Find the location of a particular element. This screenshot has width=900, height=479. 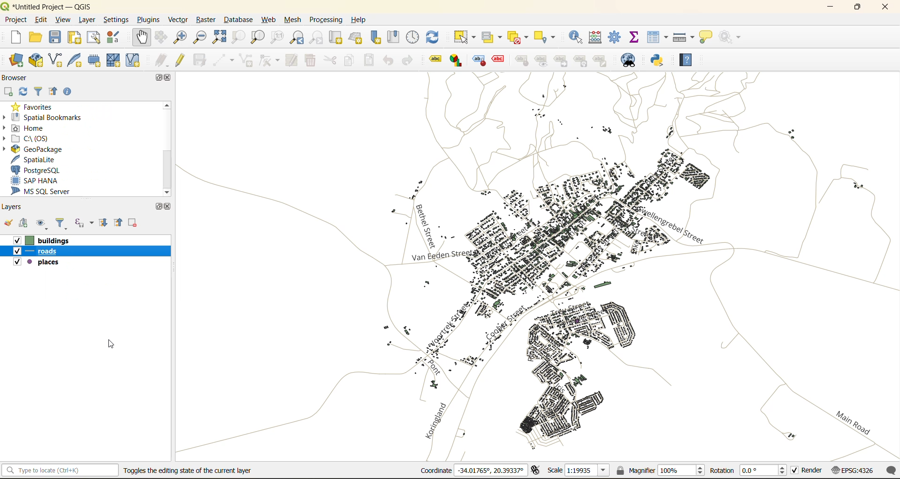

zoom last is located at coordinates (297, 37).